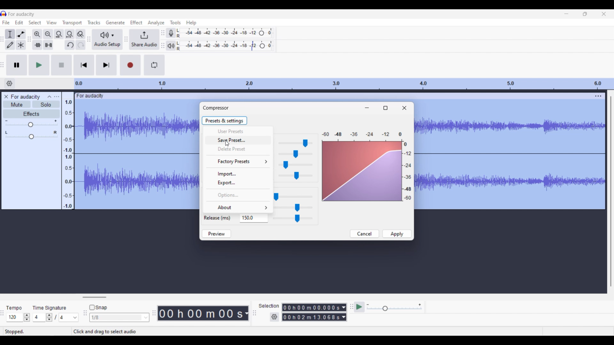 The height and width of the screenshot is (345, 614). What do you see at coordinates (404, 108) in the screenshot?
I see `Close` at bounding box center [404, 108].